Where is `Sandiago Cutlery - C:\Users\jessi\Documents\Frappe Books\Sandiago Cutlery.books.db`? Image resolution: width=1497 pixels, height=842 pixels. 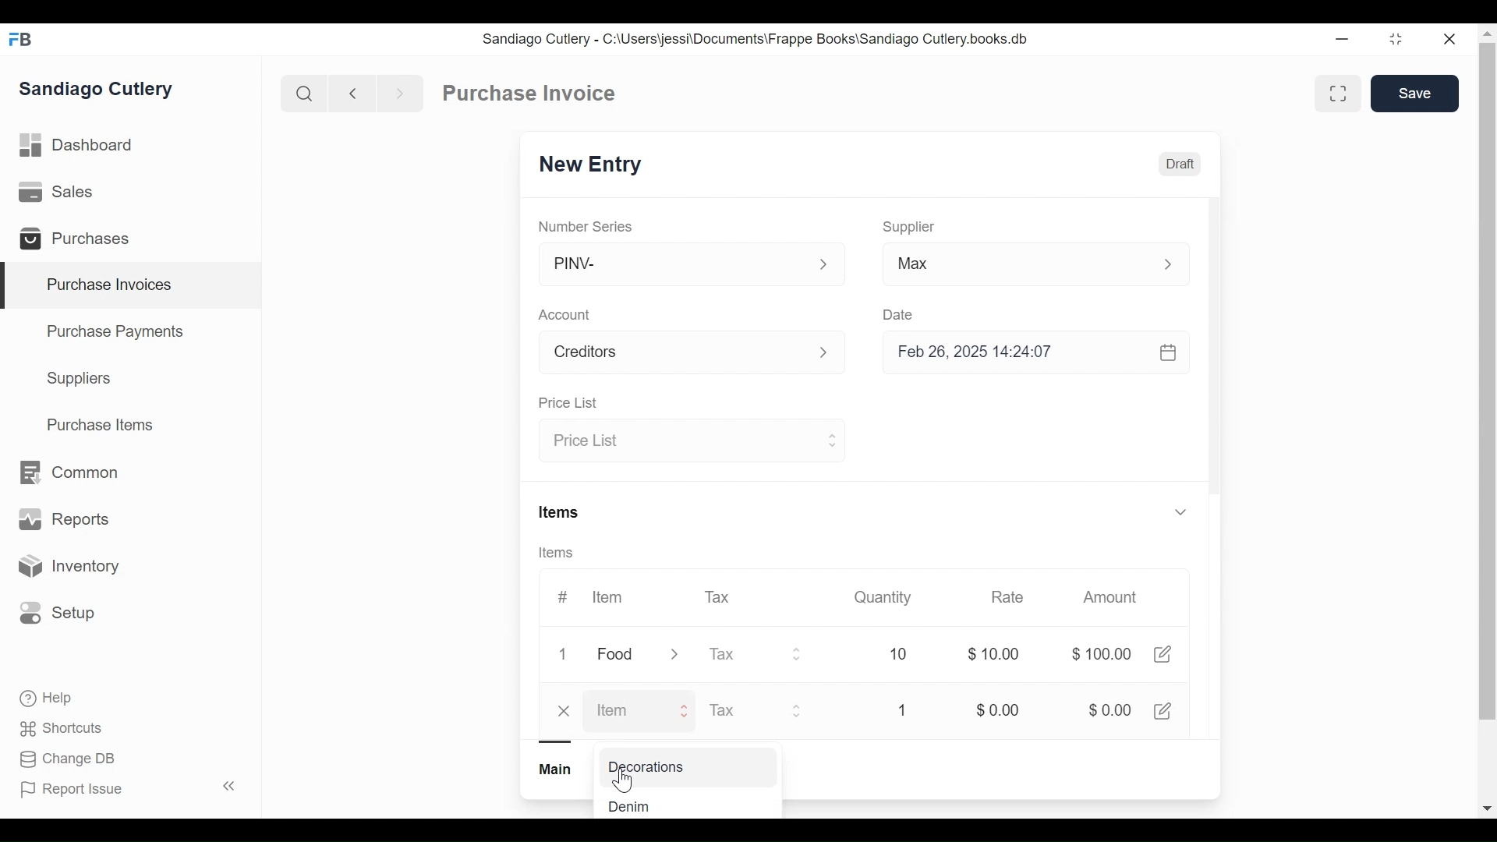
Sandiago Cutlery - C:\Users\jessi\Documents\Frappe Books\Sandiago Cutlery.books.db is located at coordinates (751, 39).